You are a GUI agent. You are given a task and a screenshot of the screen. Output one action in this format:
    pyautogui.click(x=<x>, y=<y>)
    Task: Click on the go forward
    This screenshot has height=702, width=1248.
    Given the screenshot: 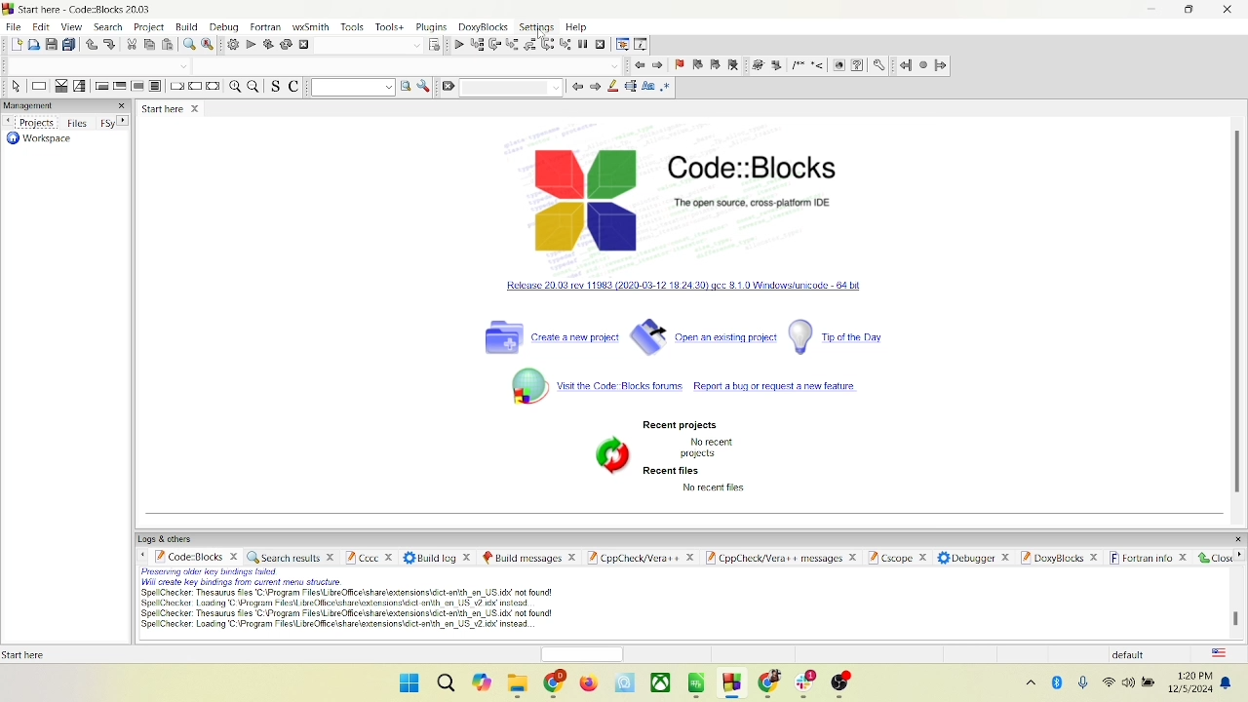 What is the action you would take?
    pyautogui.click(x=596, y=87)
    